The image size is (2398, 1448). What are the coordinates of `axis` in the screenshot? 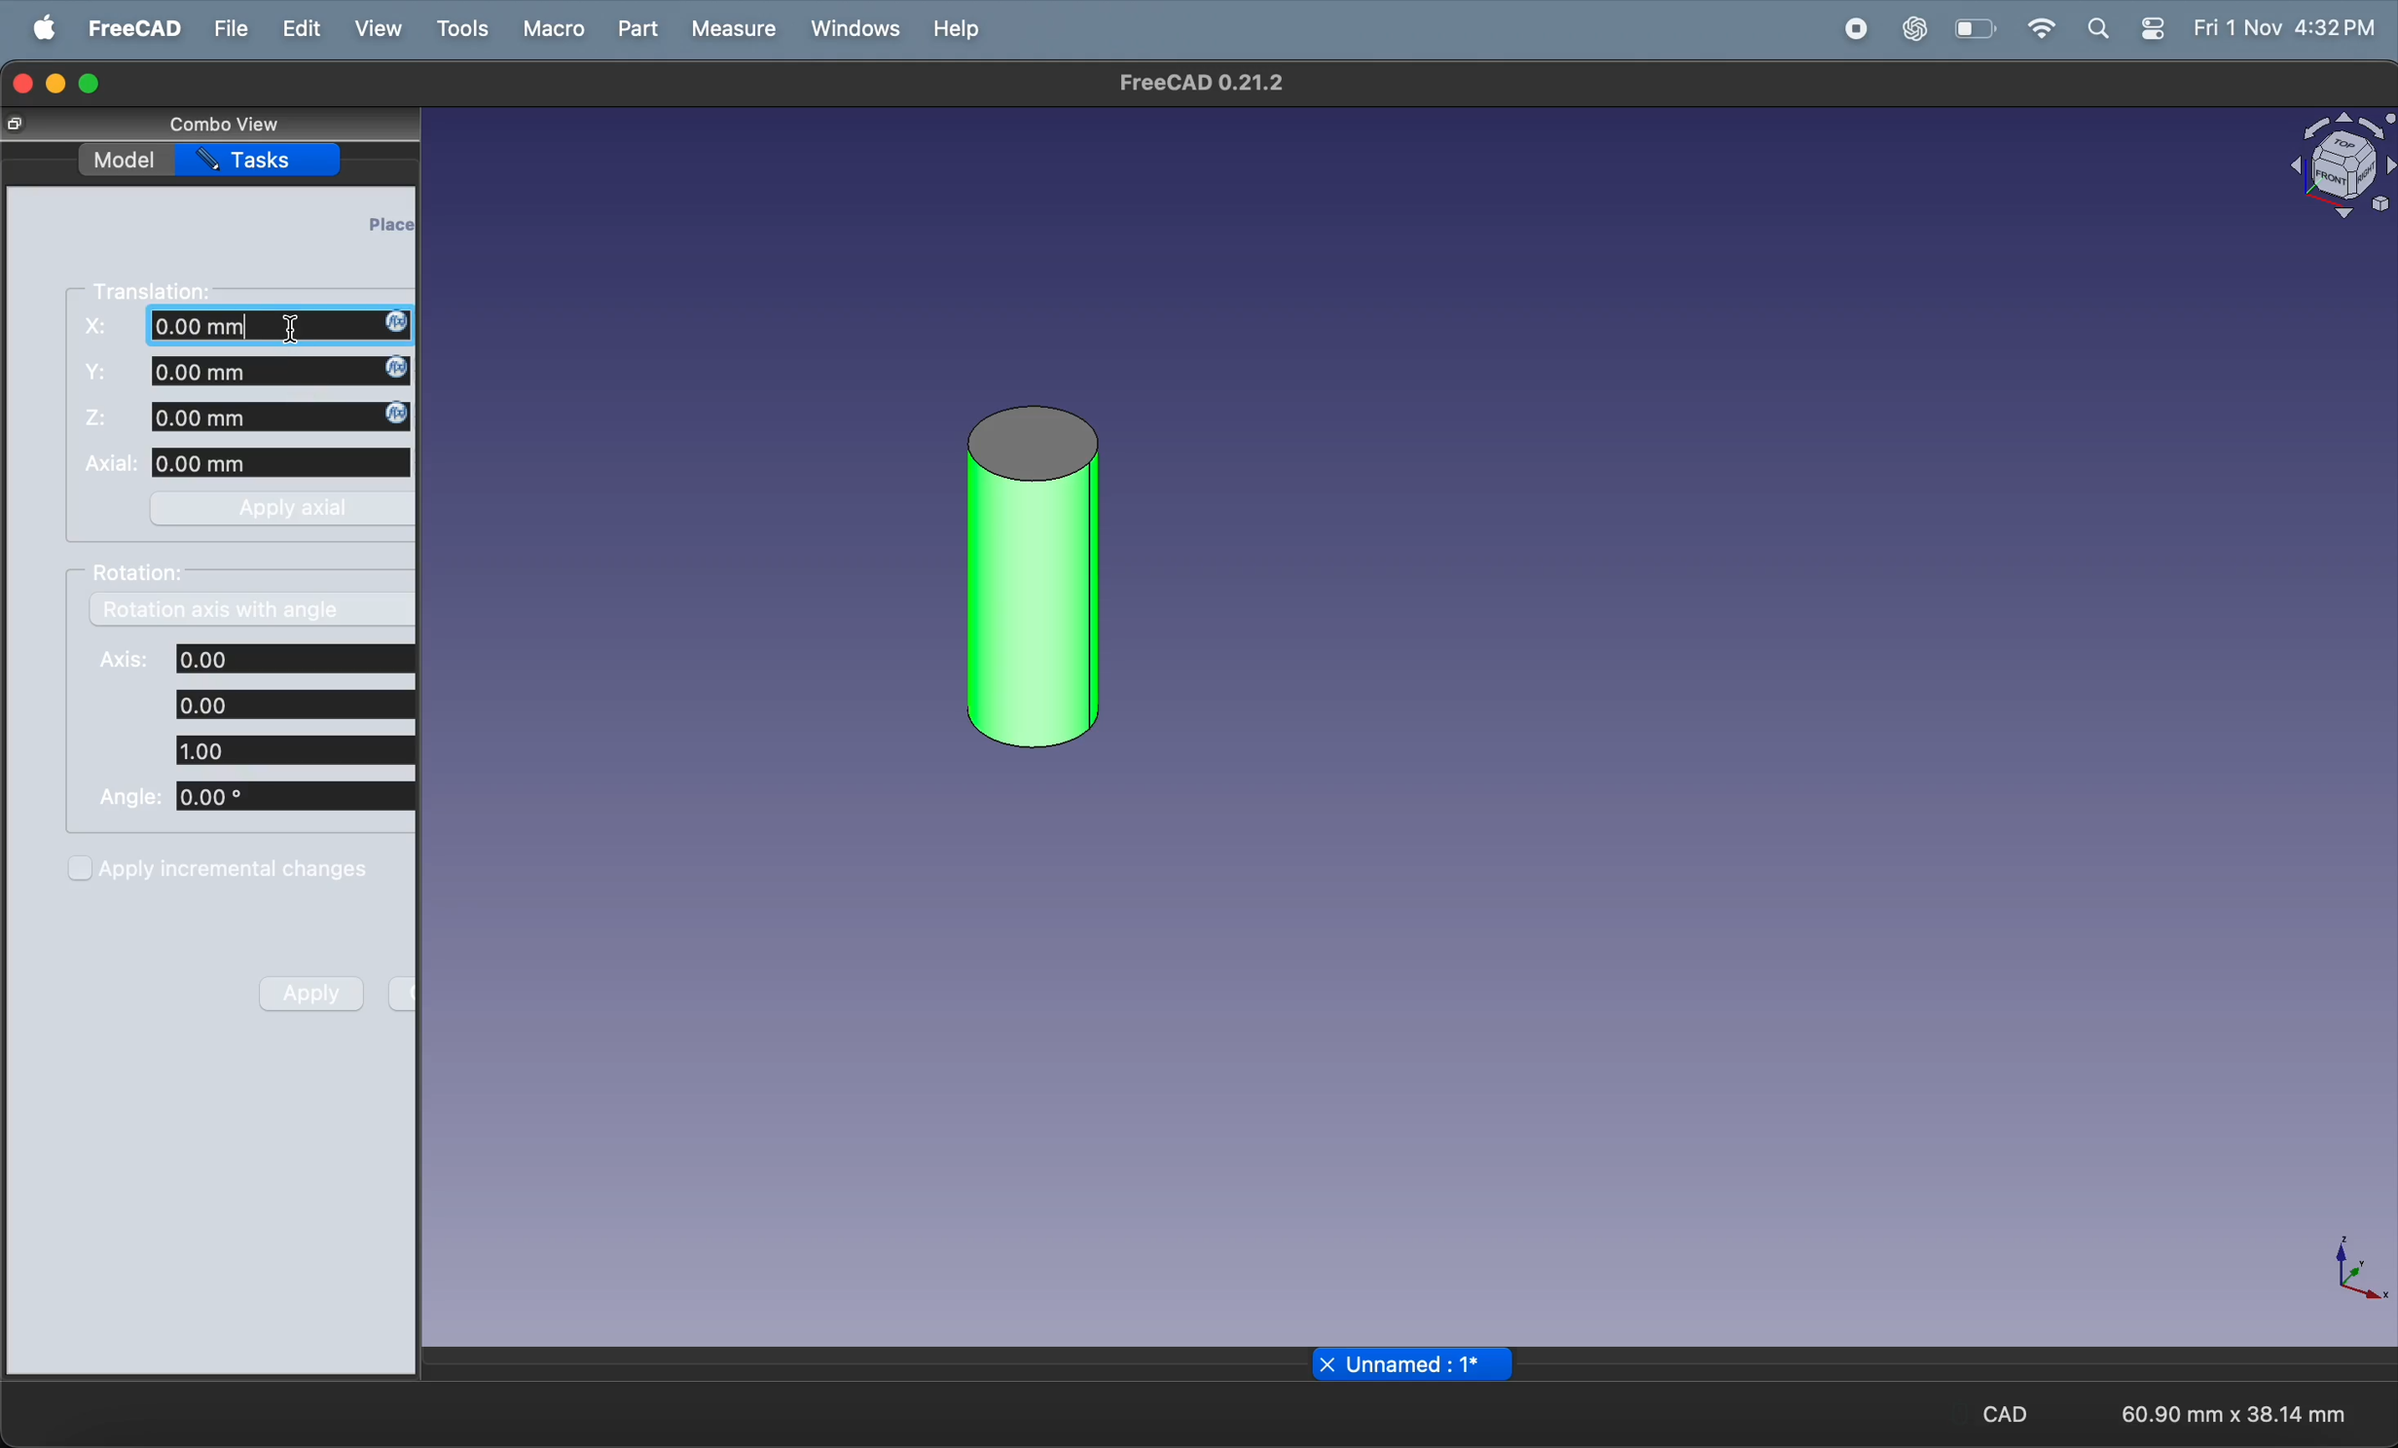 It's located at (2355, 1273).